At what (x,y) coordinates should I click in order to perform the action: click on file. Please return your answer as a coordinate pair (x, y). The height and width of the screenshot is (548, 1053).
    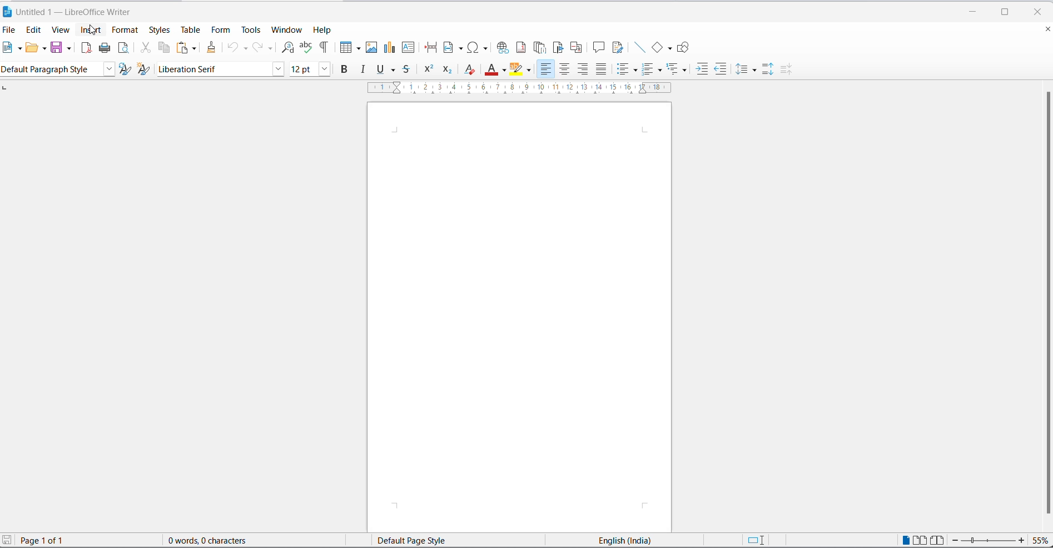
    Looking at the image, I should click on (10, 31).